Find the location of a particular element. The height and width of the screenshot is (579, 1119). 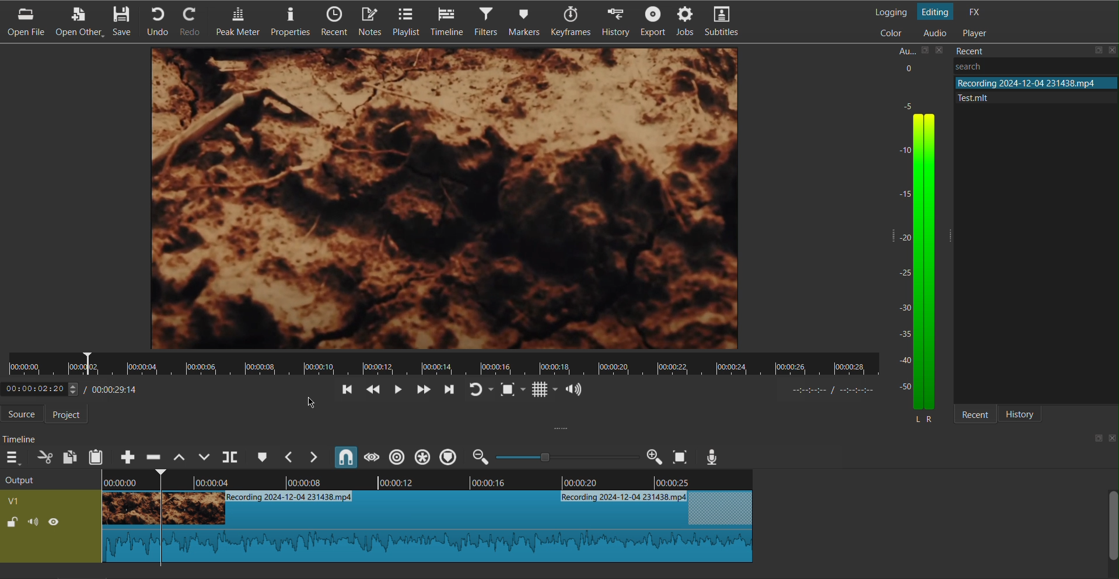

timer format is located at coordinates (838, 390).